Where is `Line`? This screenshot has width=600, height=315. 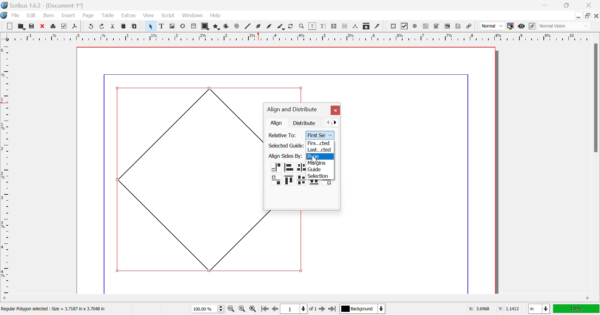
Line is located at coordinates (248, 26).